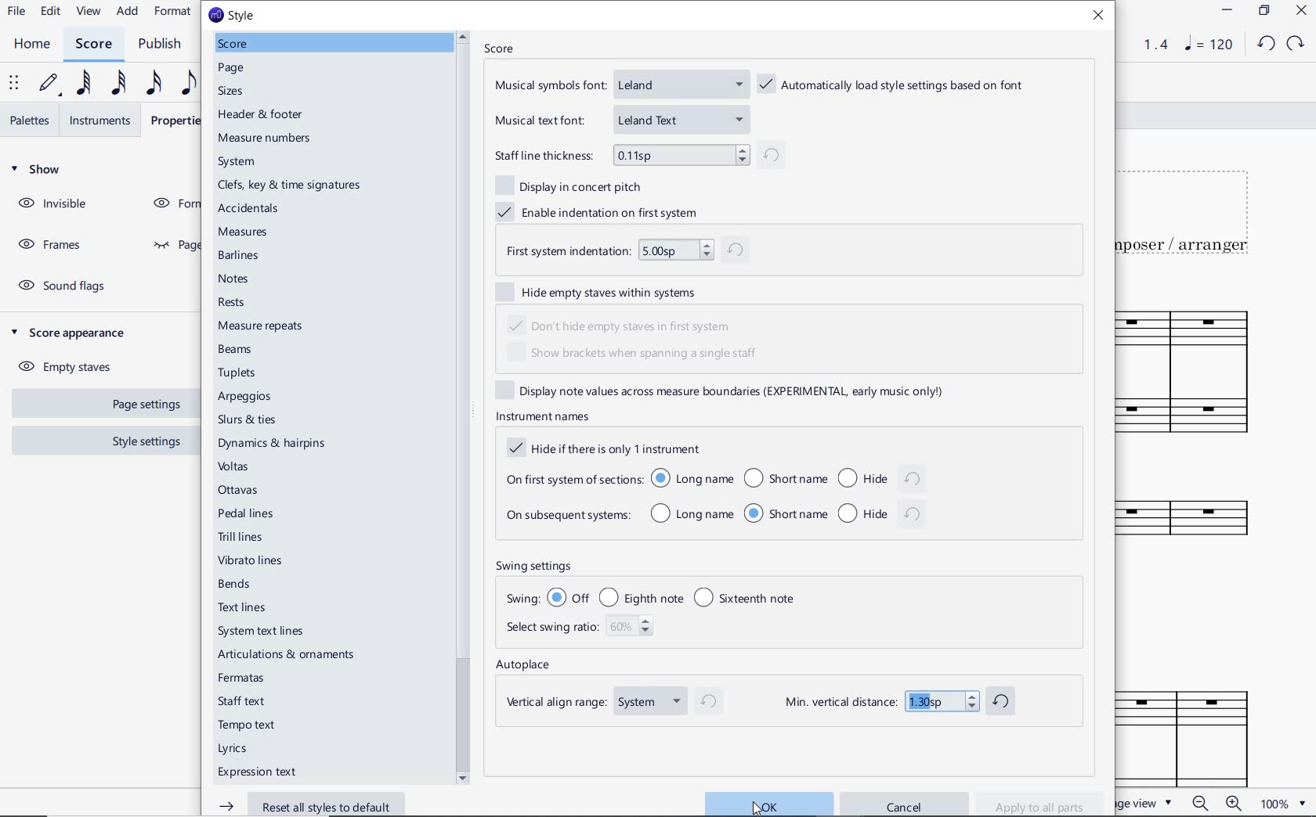  What do you see at coordinates (249, 398) in the screenshot?
I see `arpeggios` at bounding box center [249, 398].